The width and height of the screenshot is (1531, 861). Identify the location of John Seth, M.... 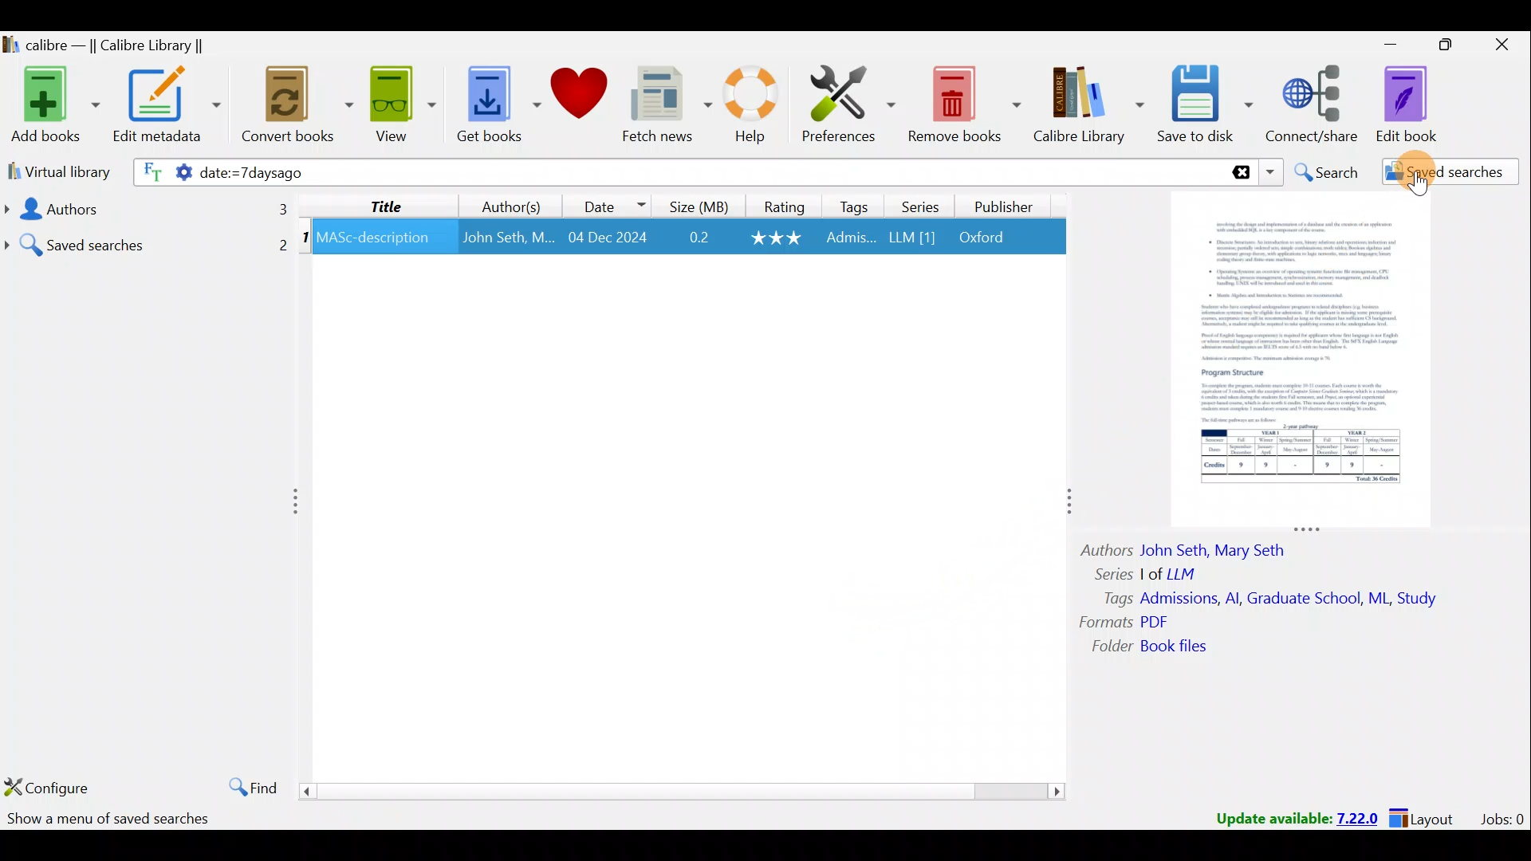
(508, 238).